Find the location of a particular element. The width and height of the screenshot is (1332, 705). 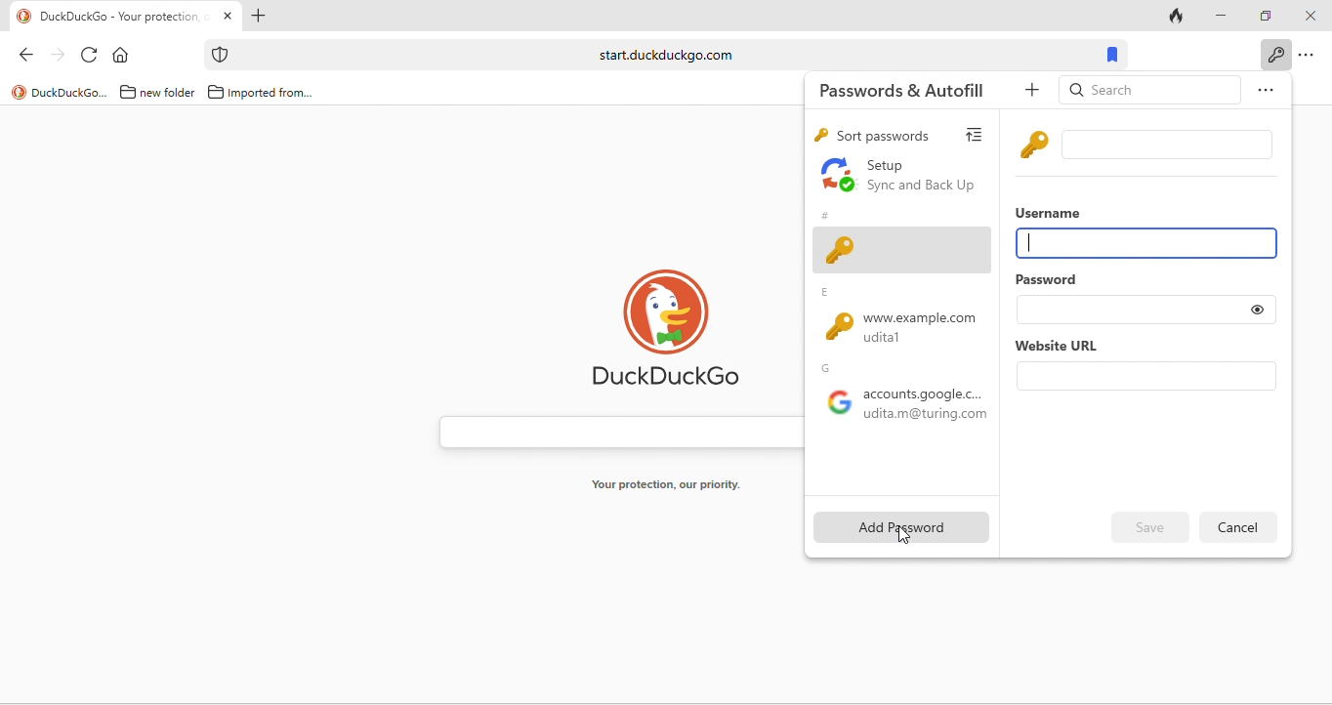

reload is located at coordinates (91, 55).